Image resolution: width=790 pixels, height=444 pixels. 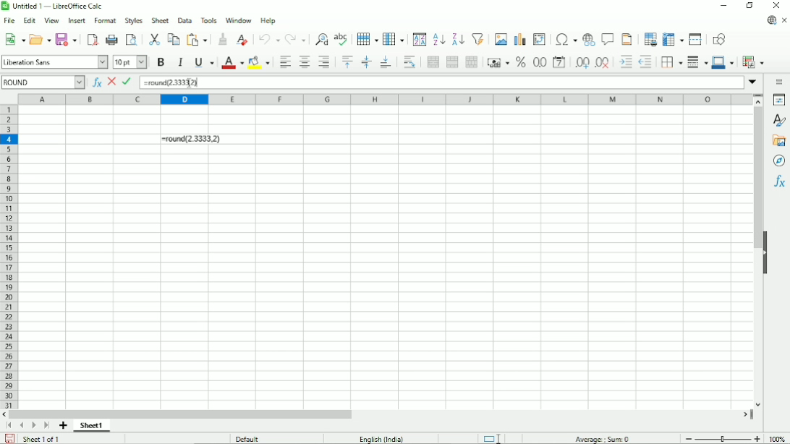 What do you see at coordinates (474, 61) in the screenshot?
I see `Unmerge cells` at bounding box center [474, 61].